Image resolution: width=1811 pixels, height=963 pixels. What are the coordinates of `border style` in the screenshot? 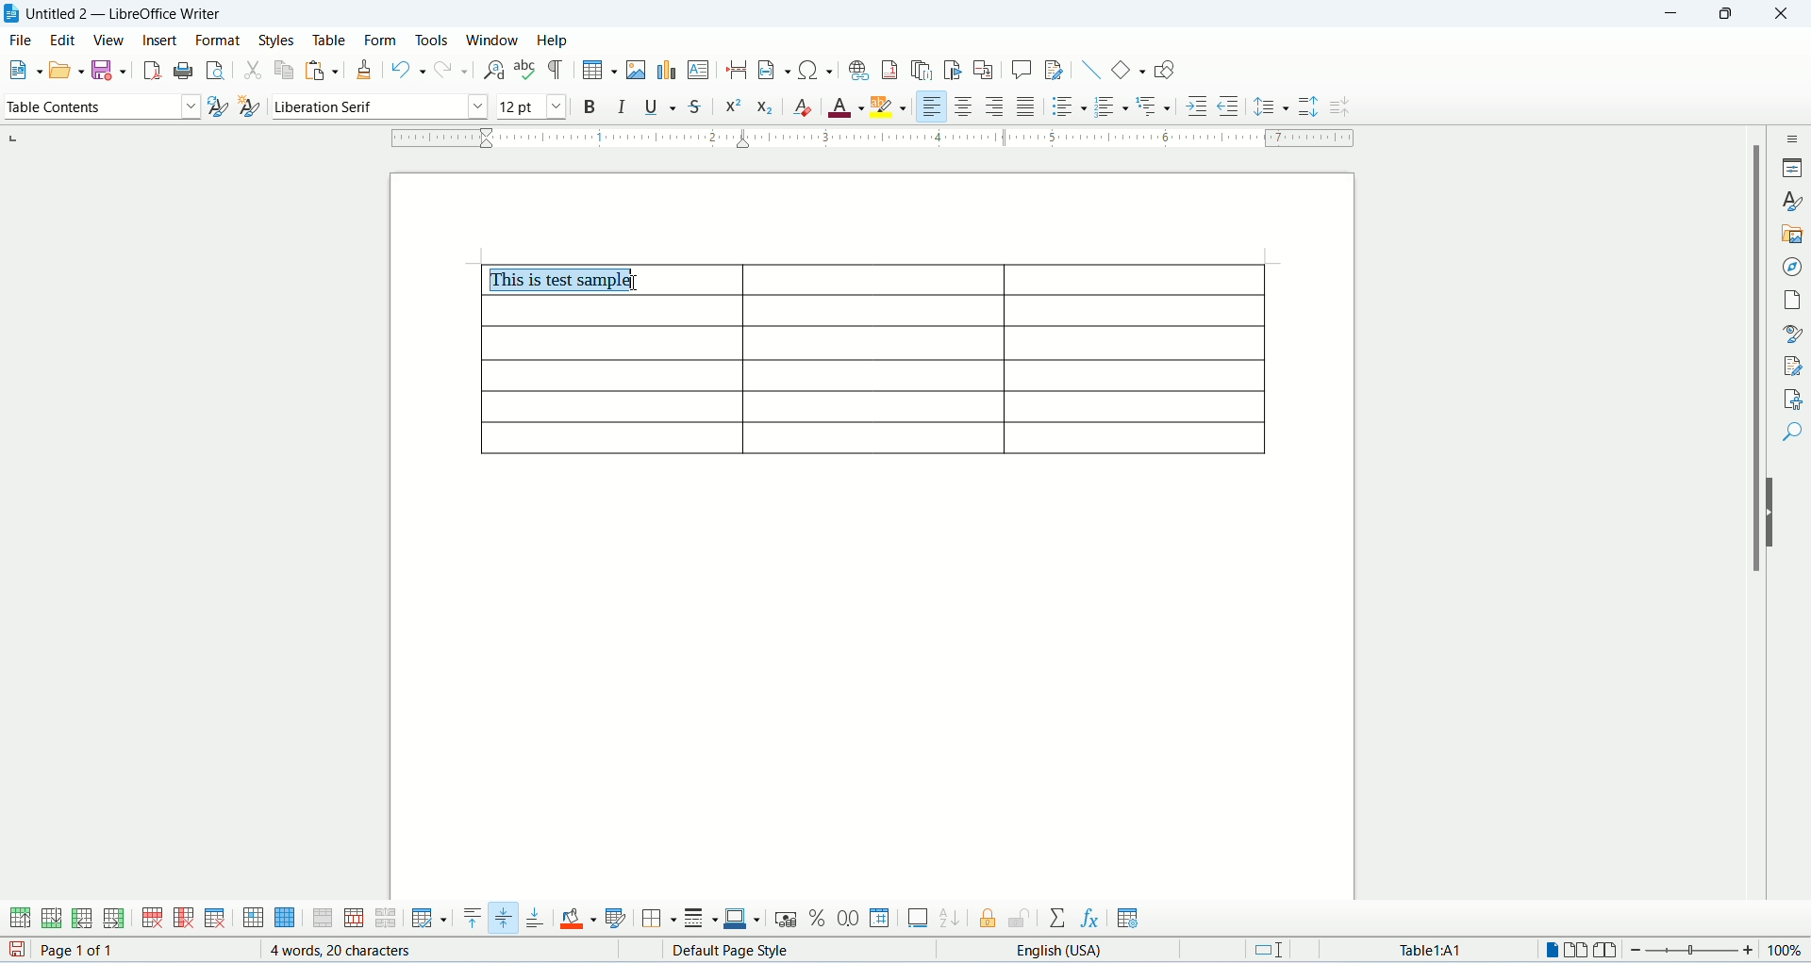 It's located at (702, 919).